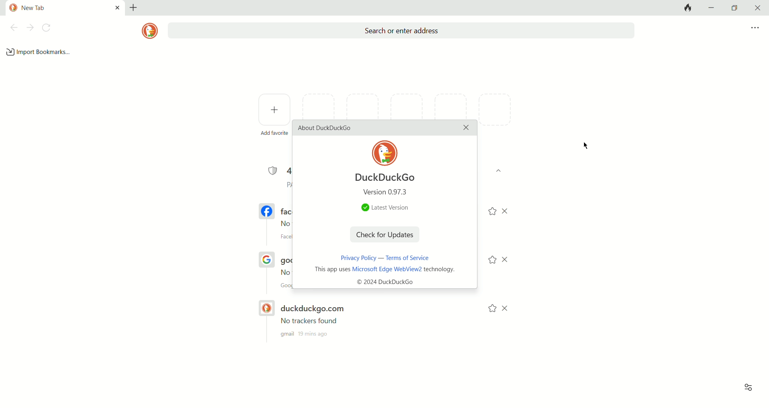 The width and height of the screenshot is (769, 408). Describe the element at coordinates (510, 210) in the screenshot. I see `close ` at that location.